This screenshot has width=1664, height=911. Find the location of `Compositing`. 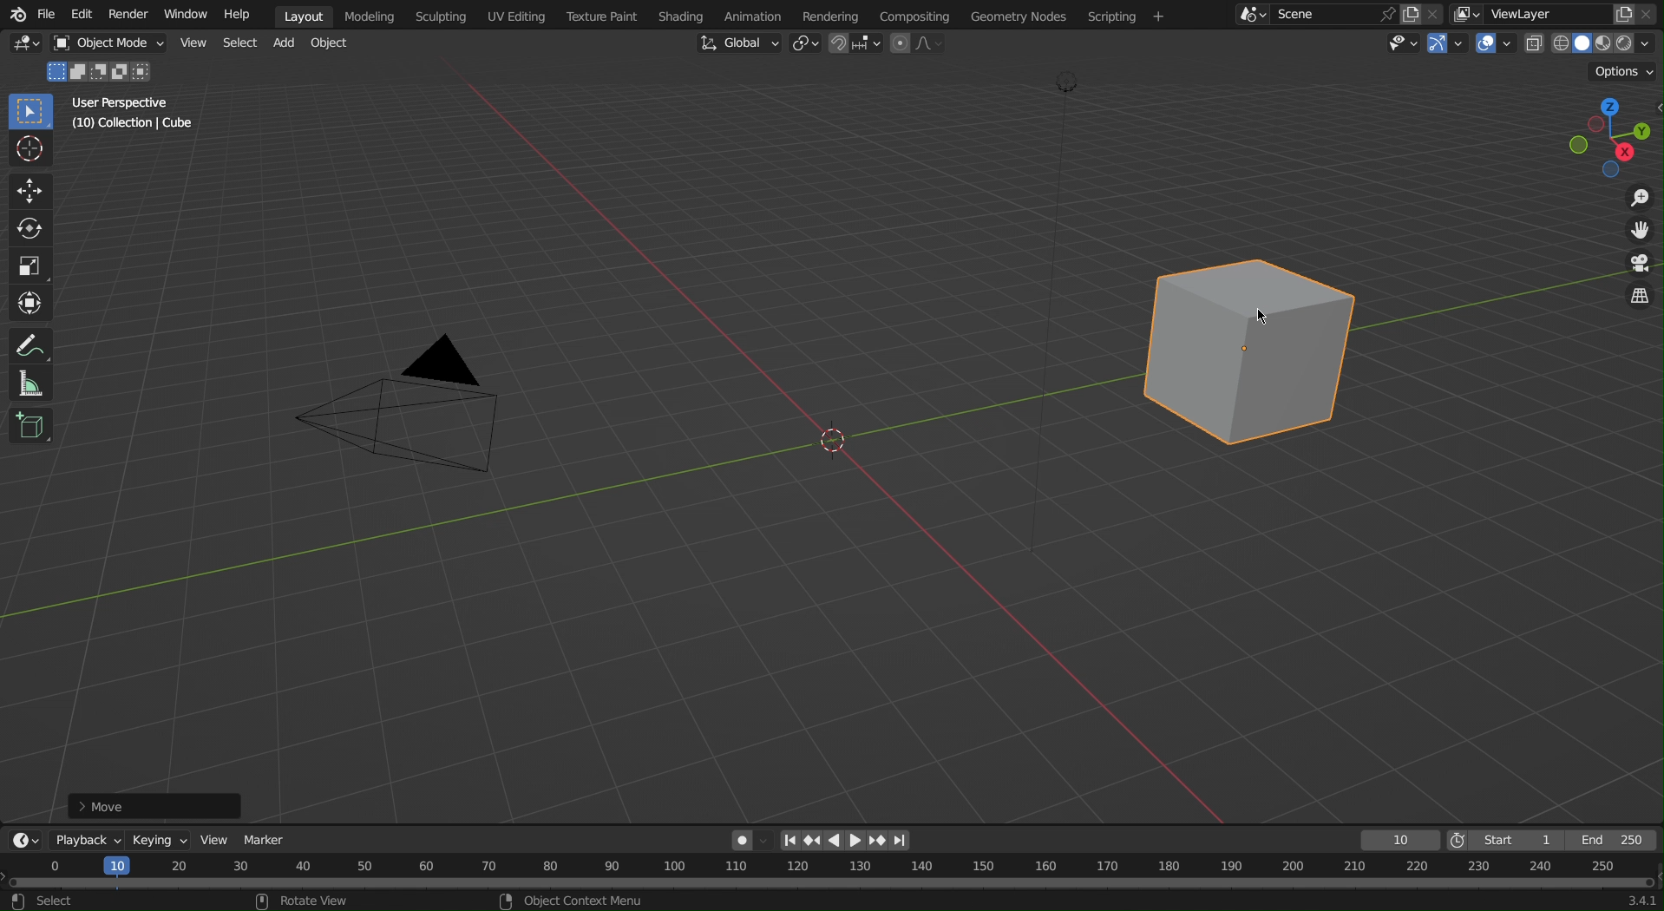

Compositing is located at coordinates (923, 14).